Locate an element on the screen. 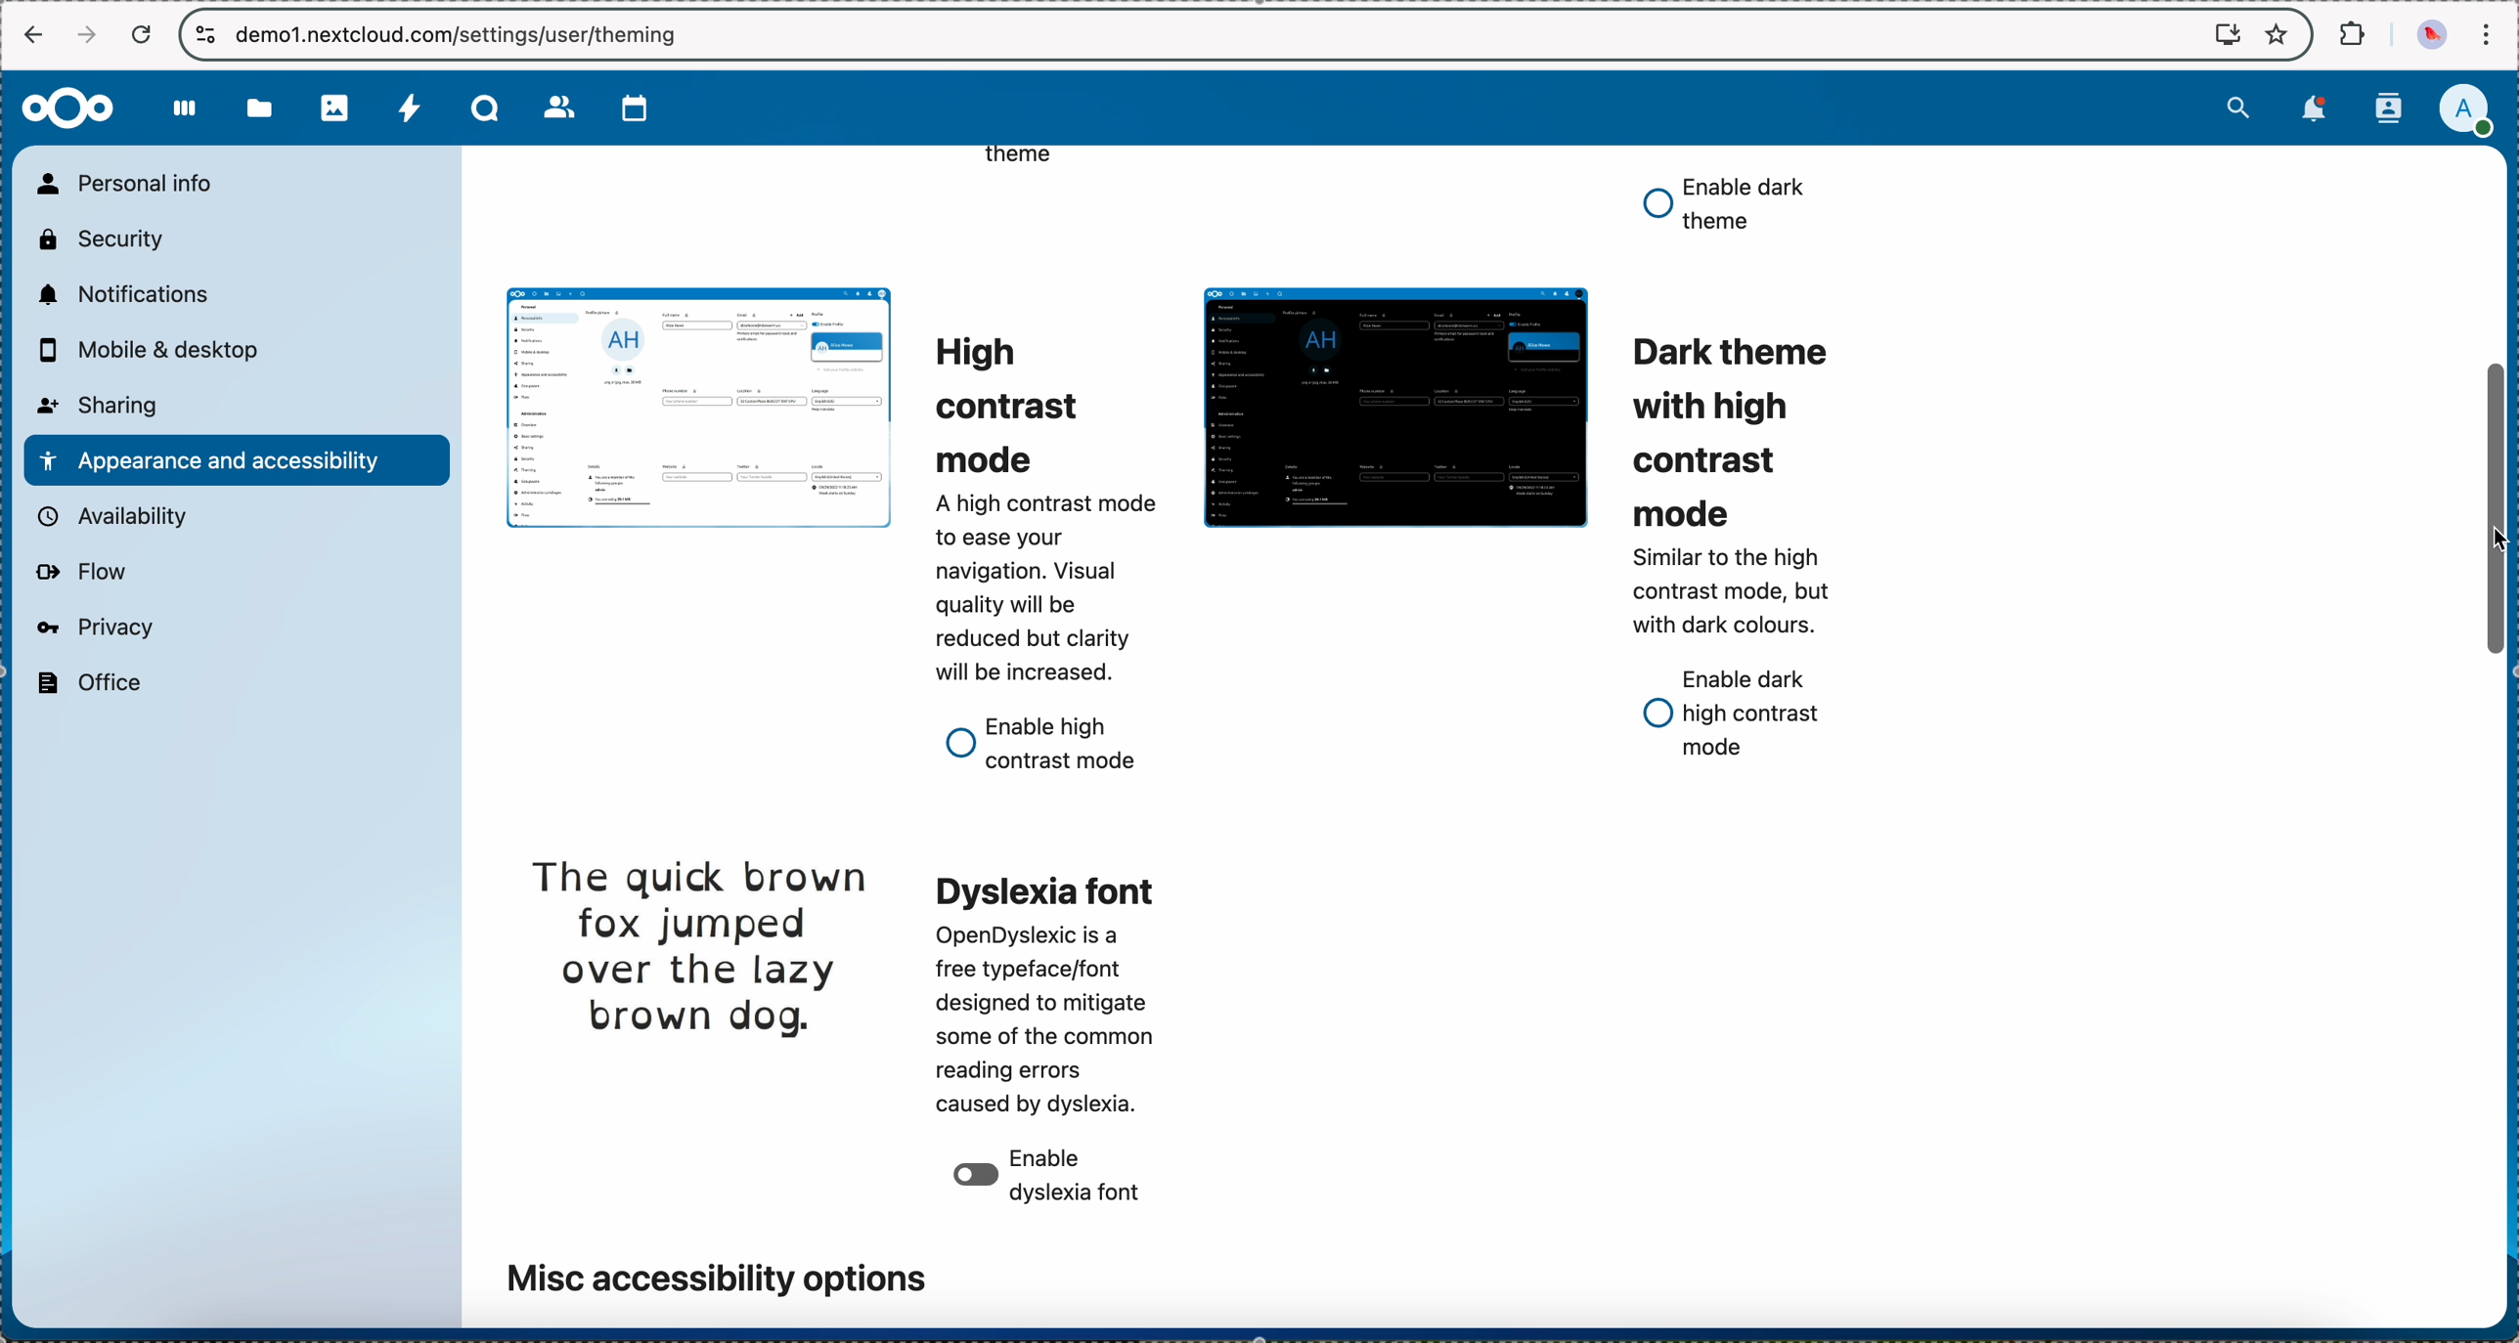 This screenshot has height=1343, width=2519. controls is located at coordinates (201, 34).